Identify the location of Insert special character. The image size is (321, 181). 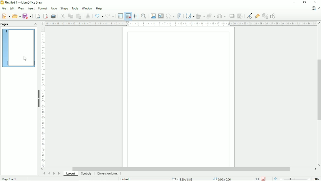
(170, 16).